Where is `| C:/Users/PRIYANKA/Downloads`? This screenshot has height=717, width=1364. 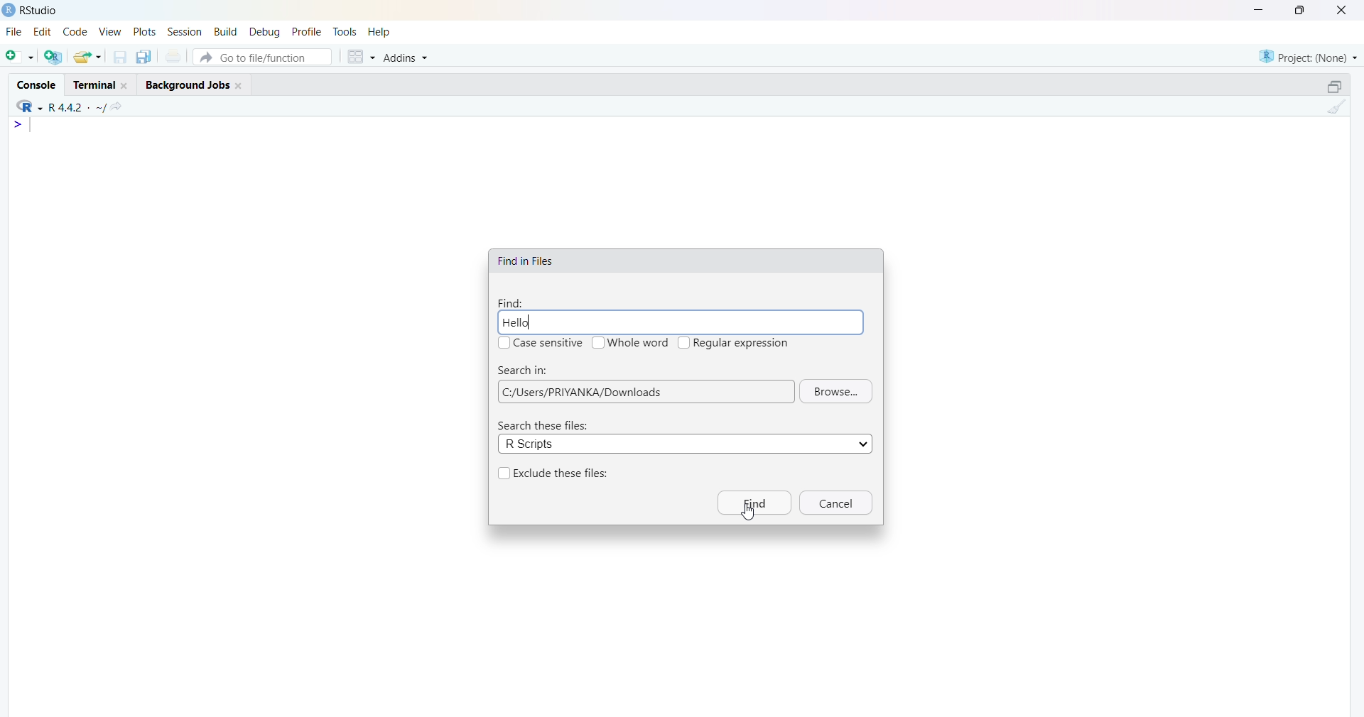
| C:/Users/PRIYANKA/Downloads is located at coordinates (647, 392).